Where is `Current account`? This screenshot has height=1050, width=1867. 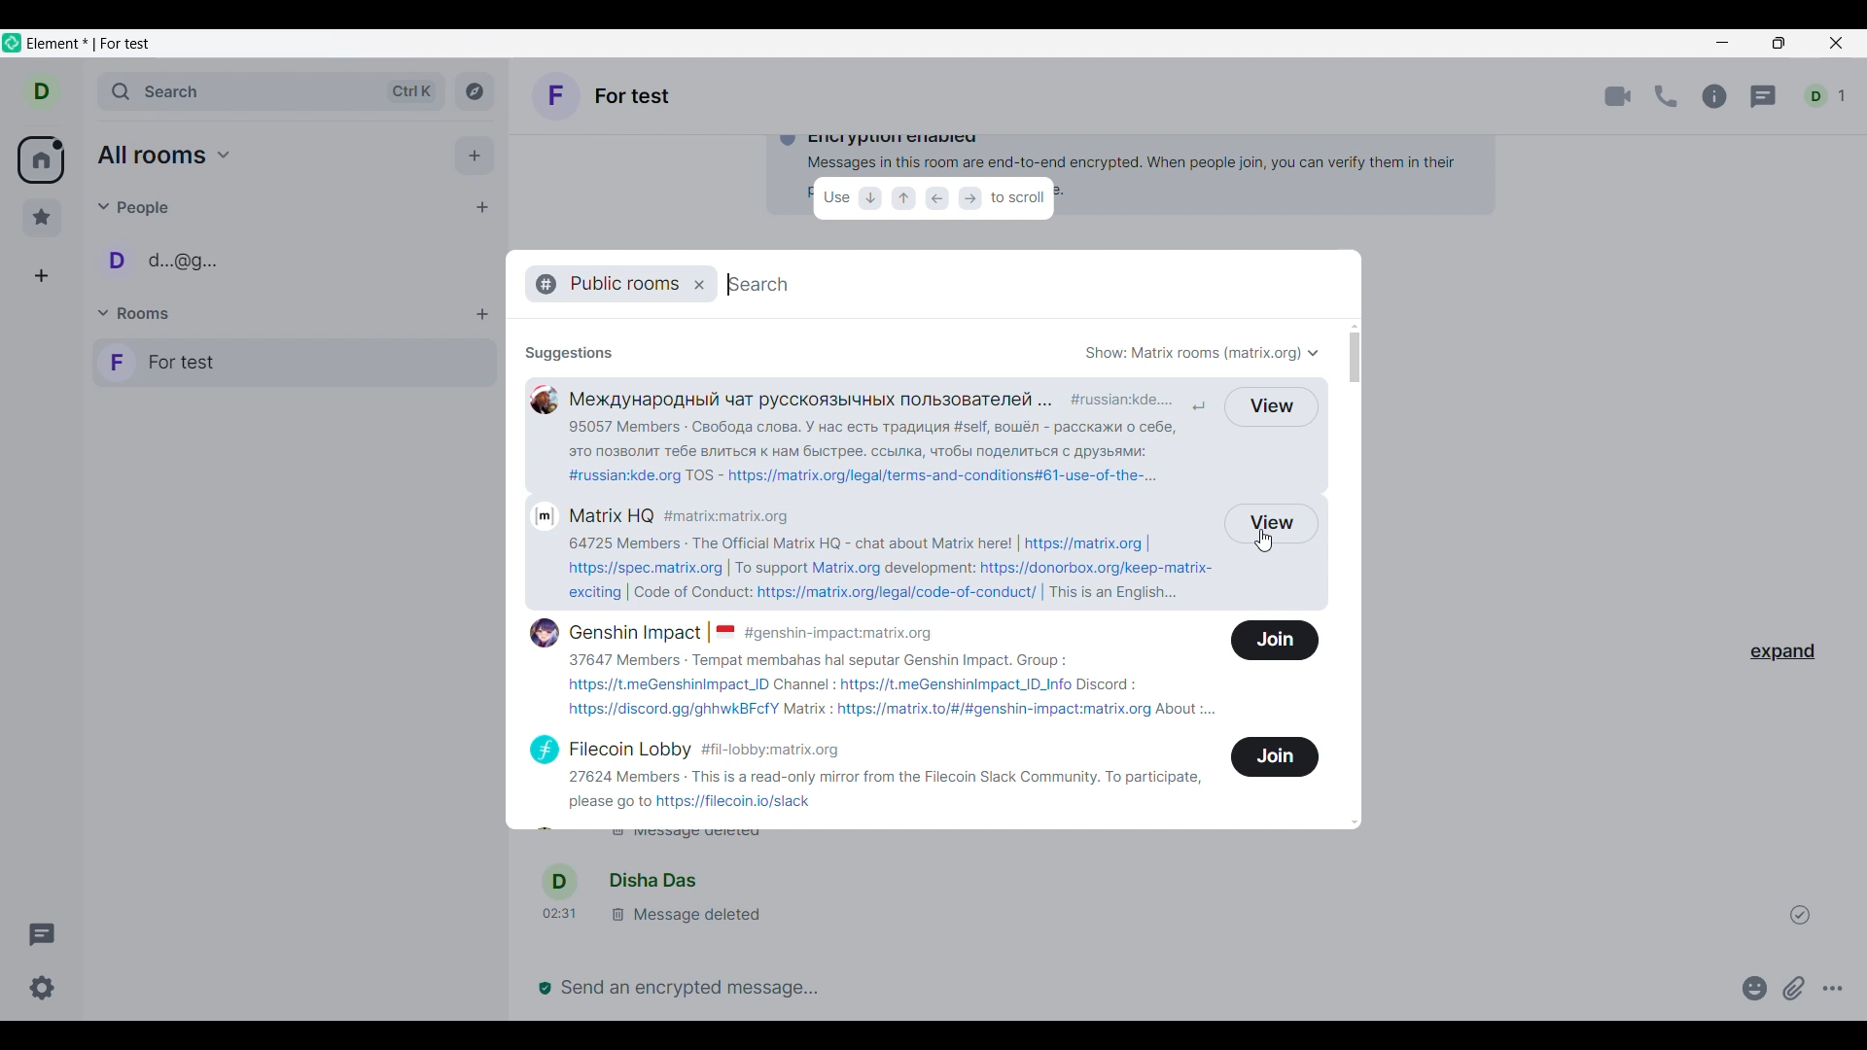
Current account is located at coordinates (42, 91).